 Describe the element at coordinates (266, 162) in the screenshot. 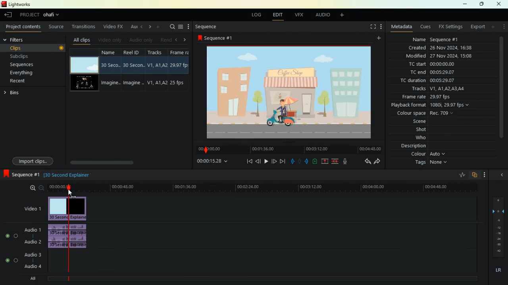

I see `play` at that location.